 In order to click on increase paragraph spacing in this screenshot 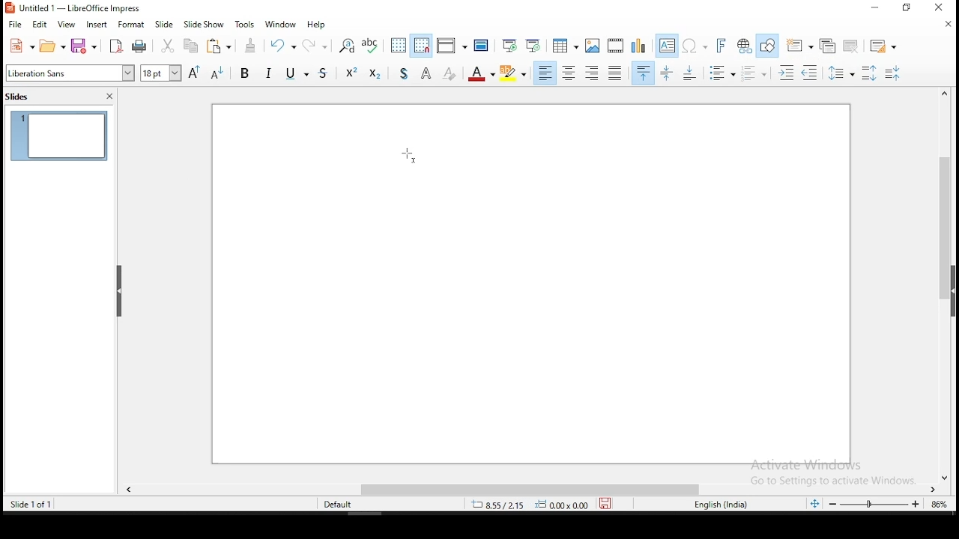, I will do `click(871, 73)`.